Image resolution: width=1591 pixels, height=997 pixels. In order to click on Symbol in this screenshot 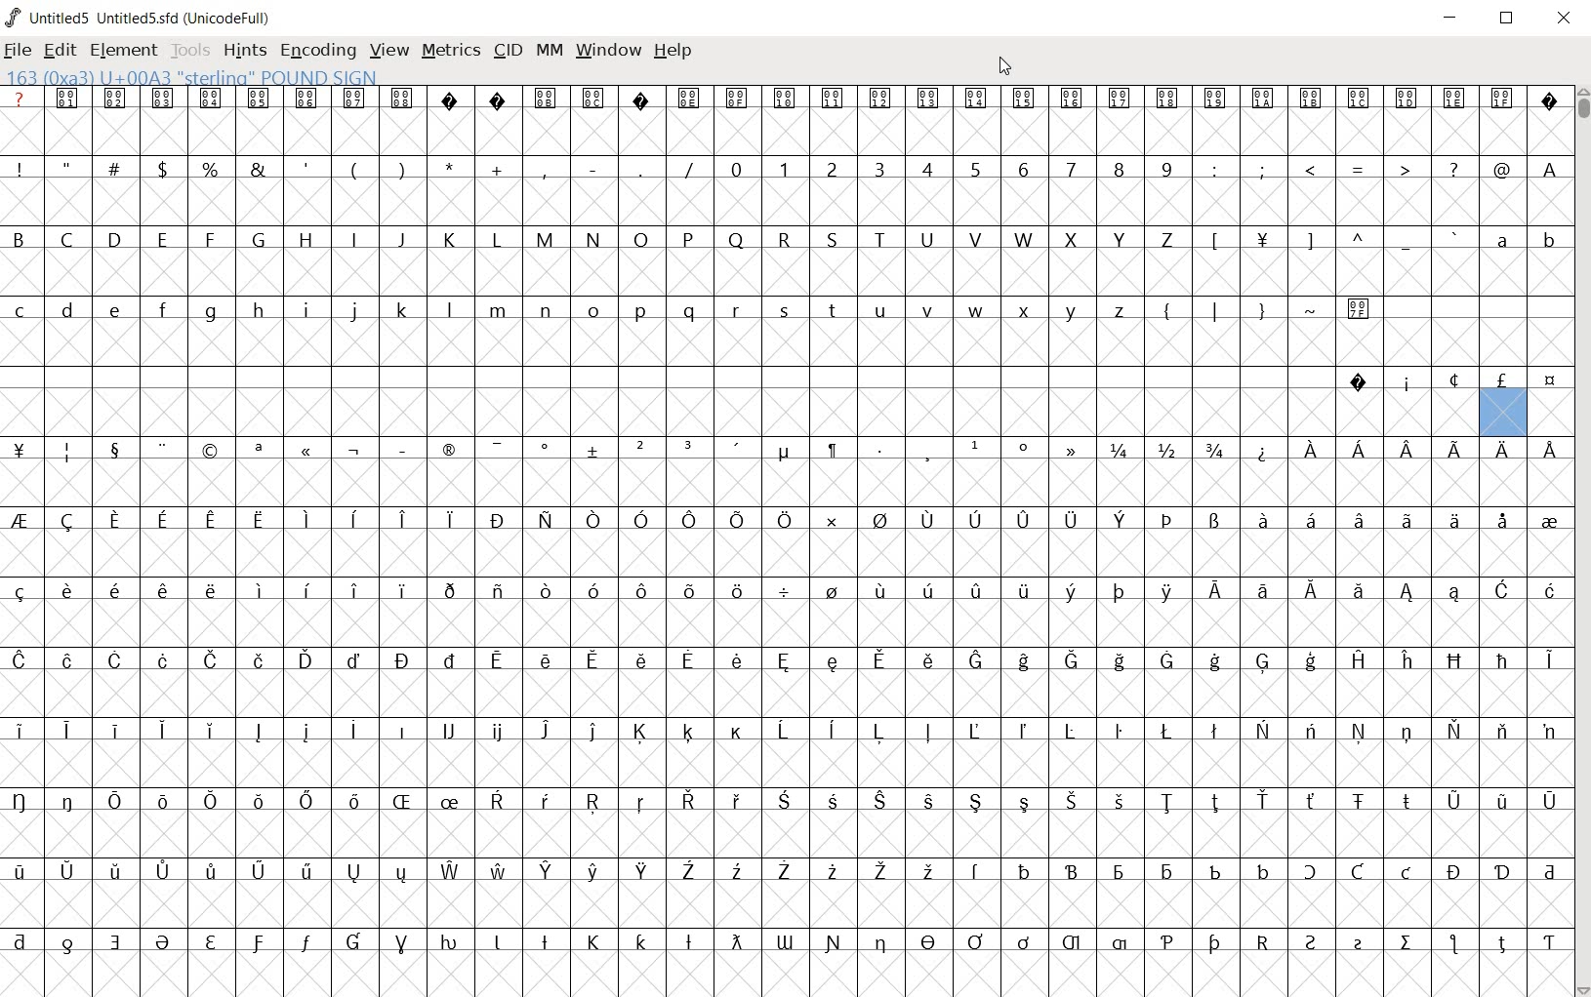, I will do `click(1266, 100)`.